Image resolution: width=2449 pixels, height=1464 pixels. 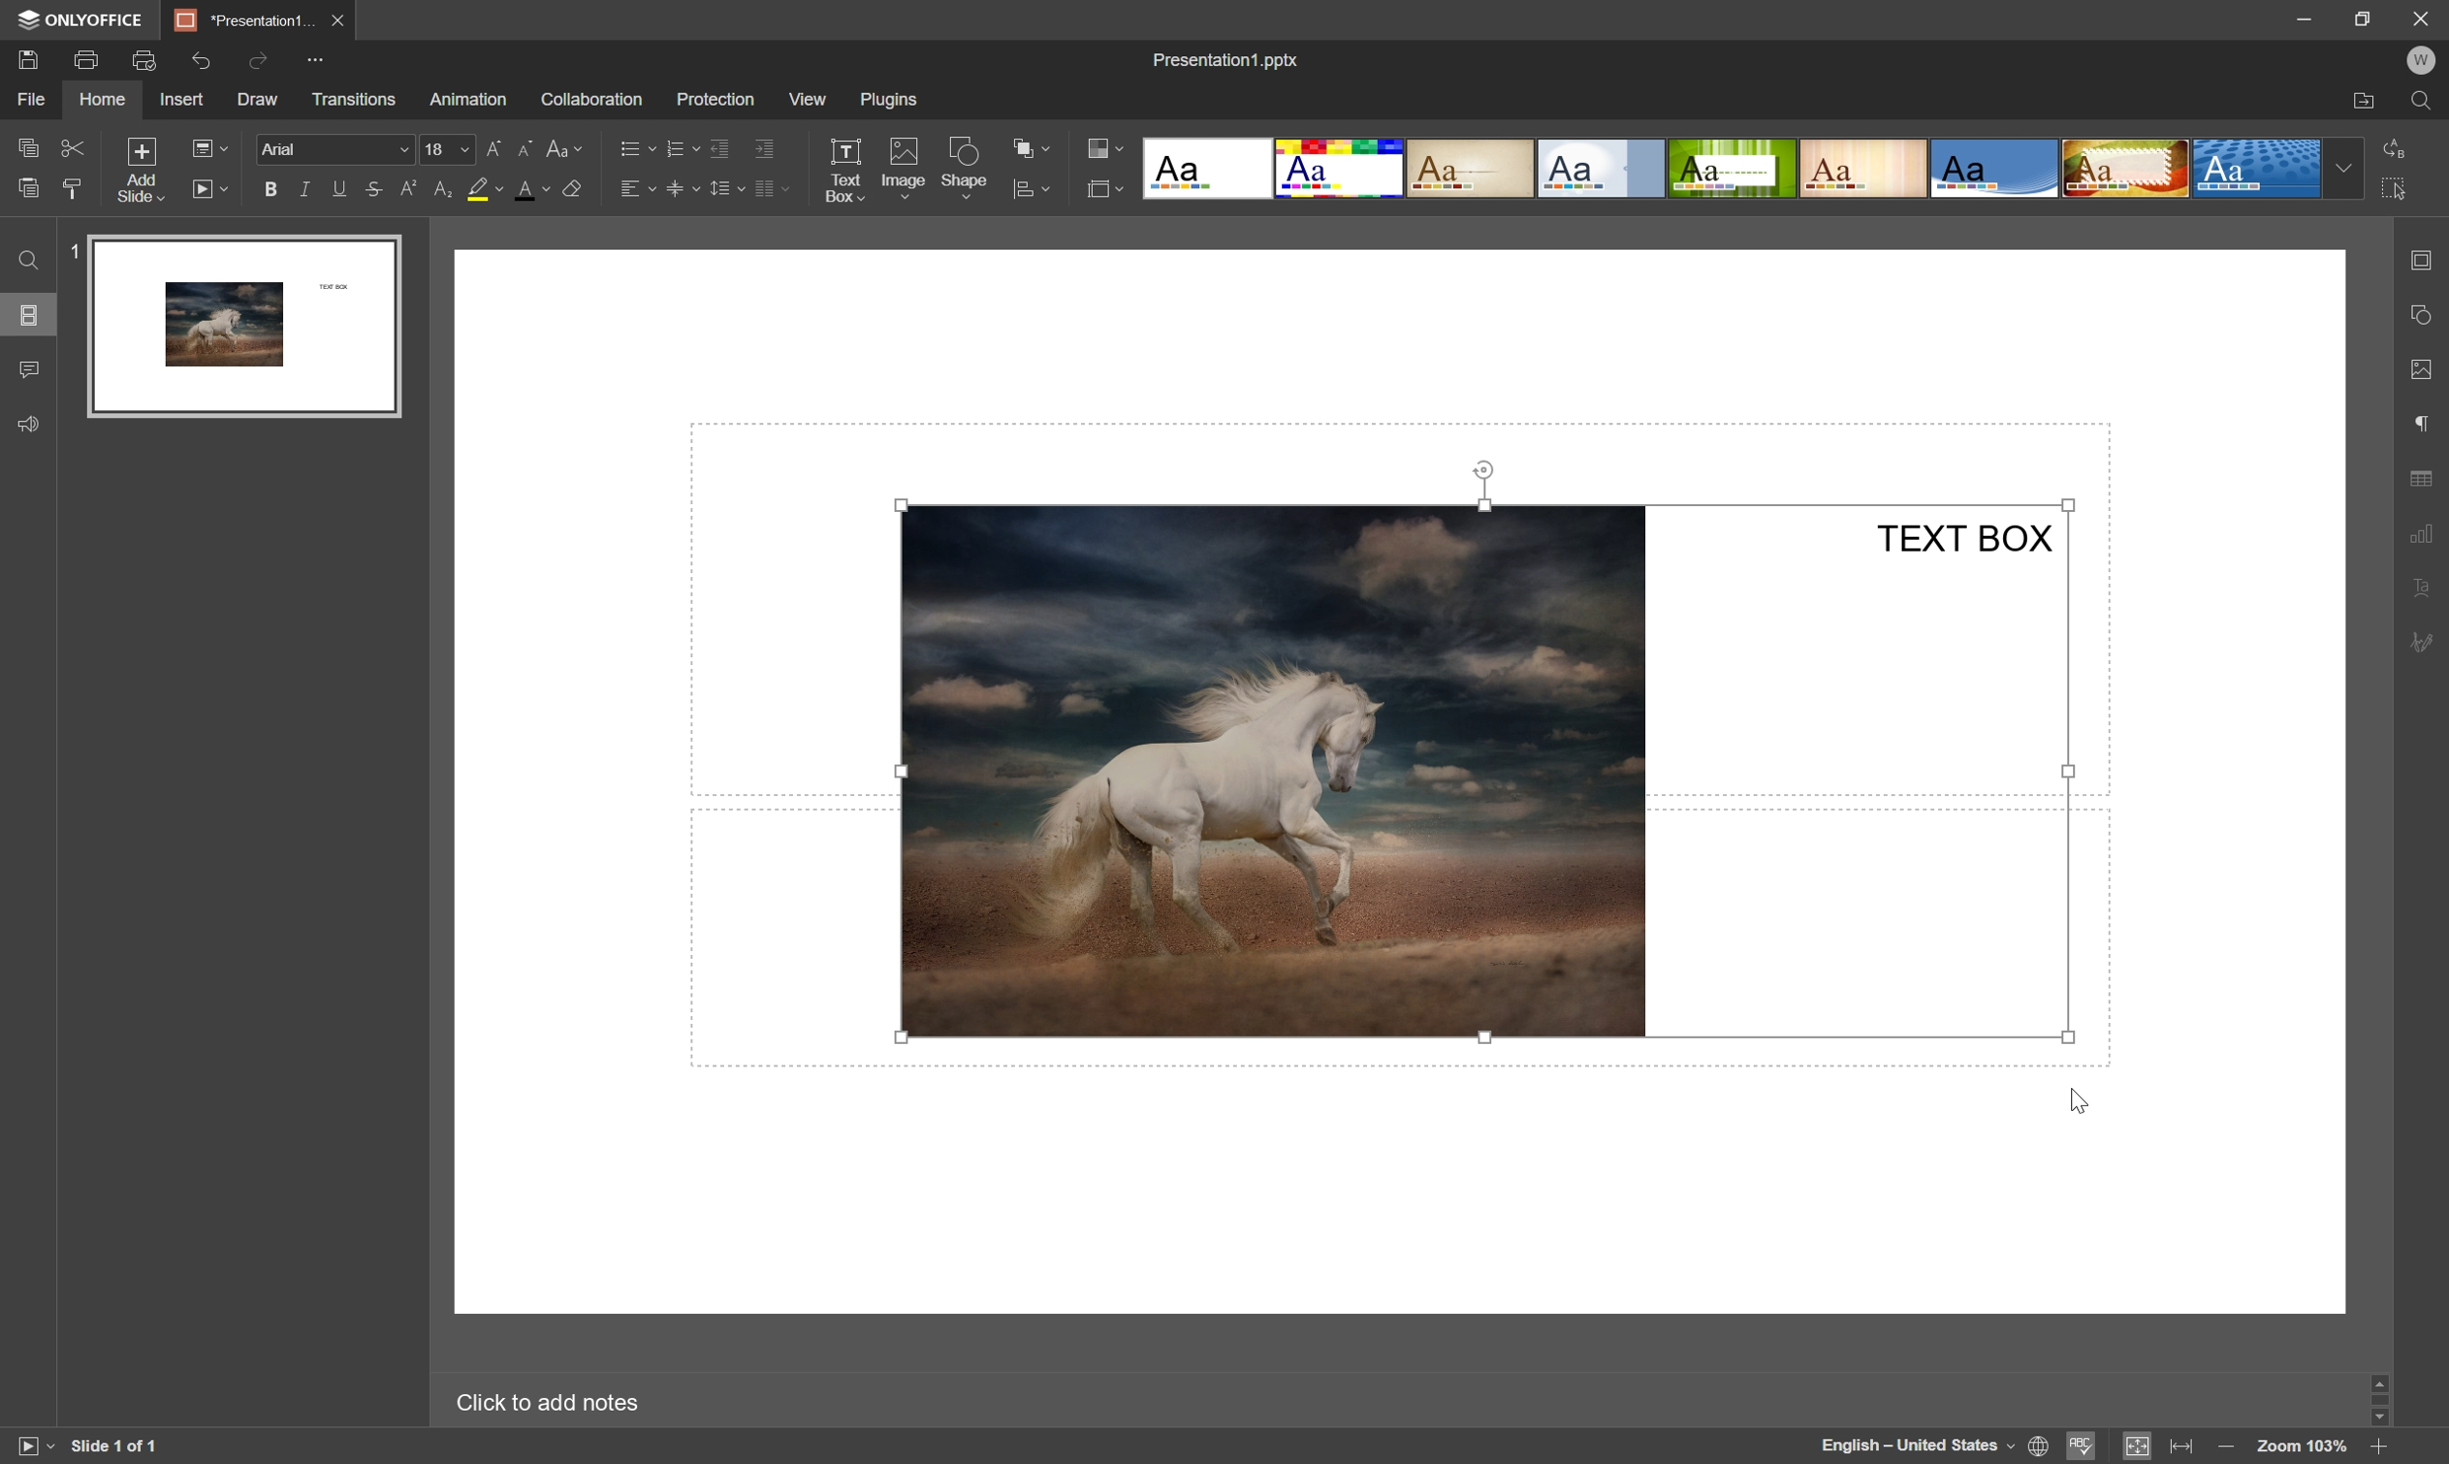 What do you see at coordinates (2423, 478) in the screenshot?
I see `table settings` at bounding box center [2423, 478].